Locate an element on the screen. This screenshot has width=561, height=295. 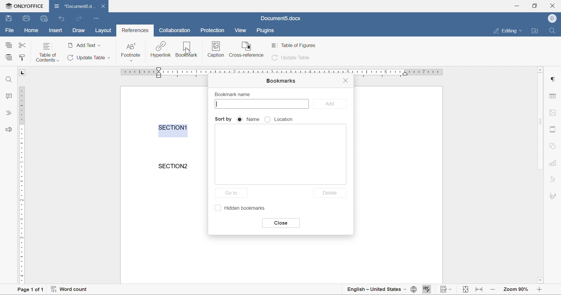
reference is located at coordinates (247, 49).